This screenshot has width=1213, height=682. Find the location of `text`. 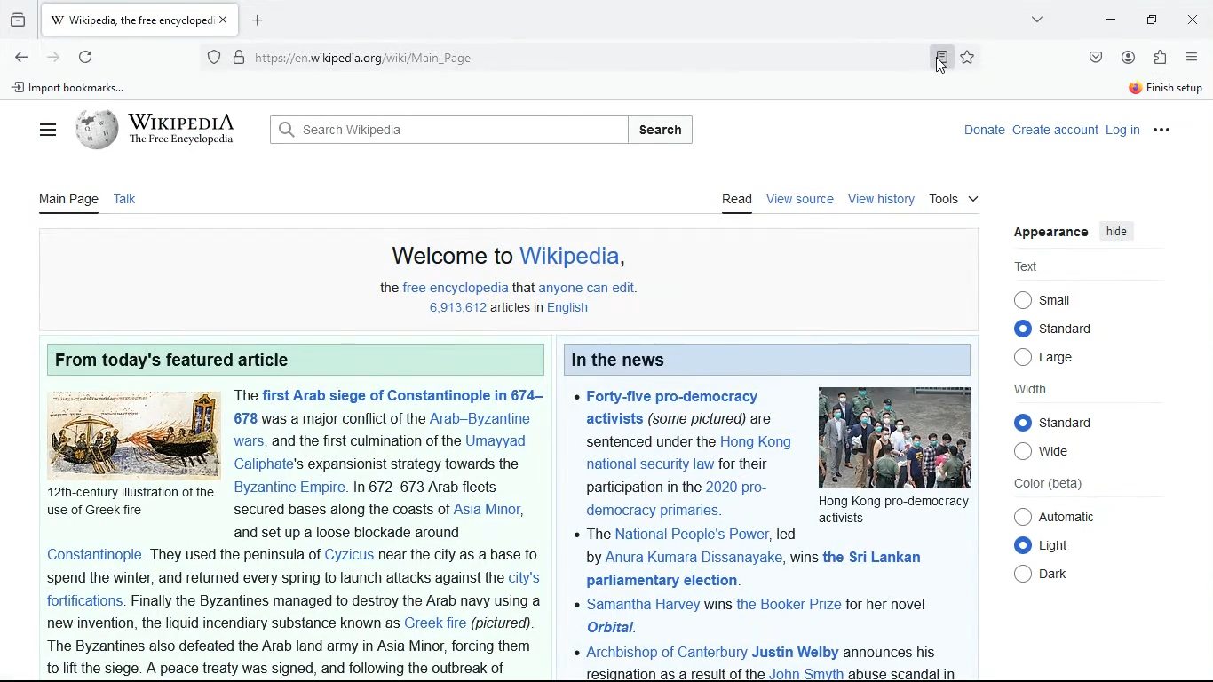

text is located at coordinates (770, 605).